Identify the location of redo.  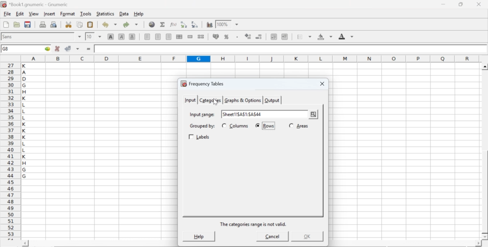
(130, 24).